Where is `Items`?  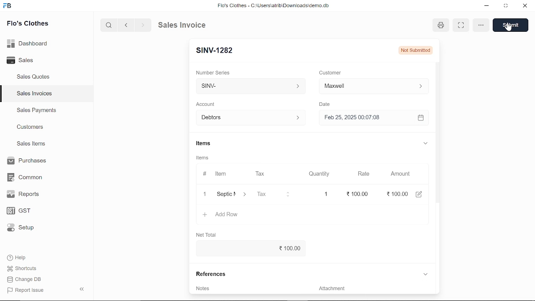
Items is located at coordinates (204, 157).